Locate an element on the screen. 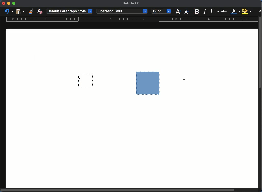 The width and height of the screenshot is (262, 192). font color is located at coordinates (235, 11).